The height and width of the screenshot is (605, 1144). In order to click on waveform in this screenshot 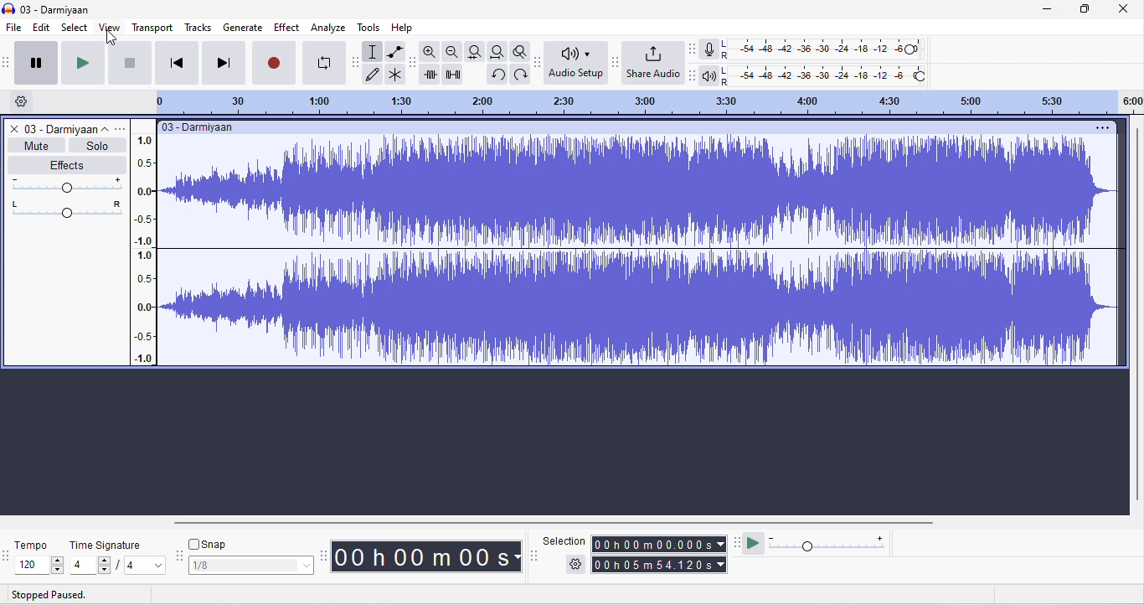, I will do `click(643, 251)`.